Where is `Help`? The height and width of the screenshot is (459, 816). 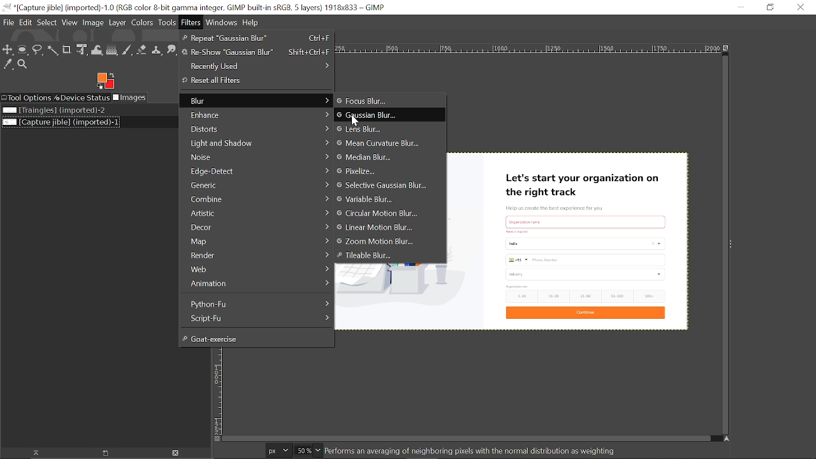
Help is located at coordinates (251, 22).